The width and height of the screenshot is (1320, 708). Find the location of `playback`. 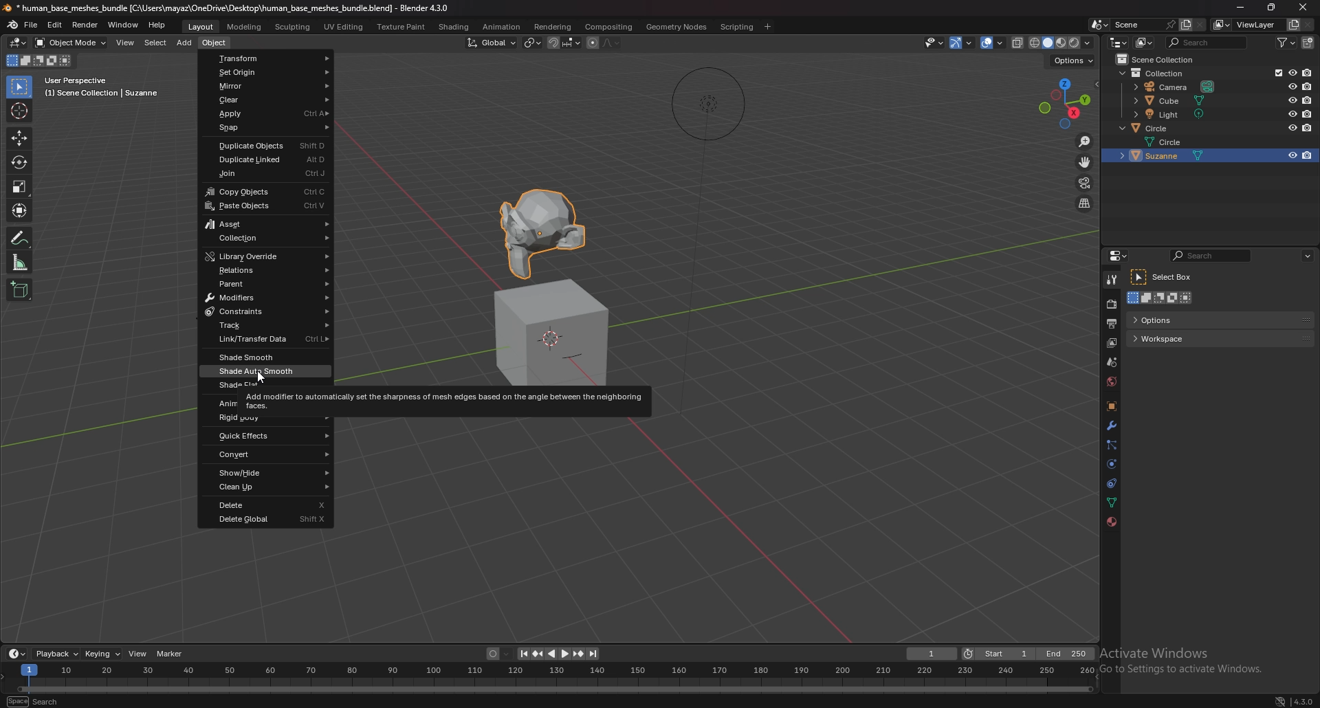

playback is located at coordinates (56, 654).